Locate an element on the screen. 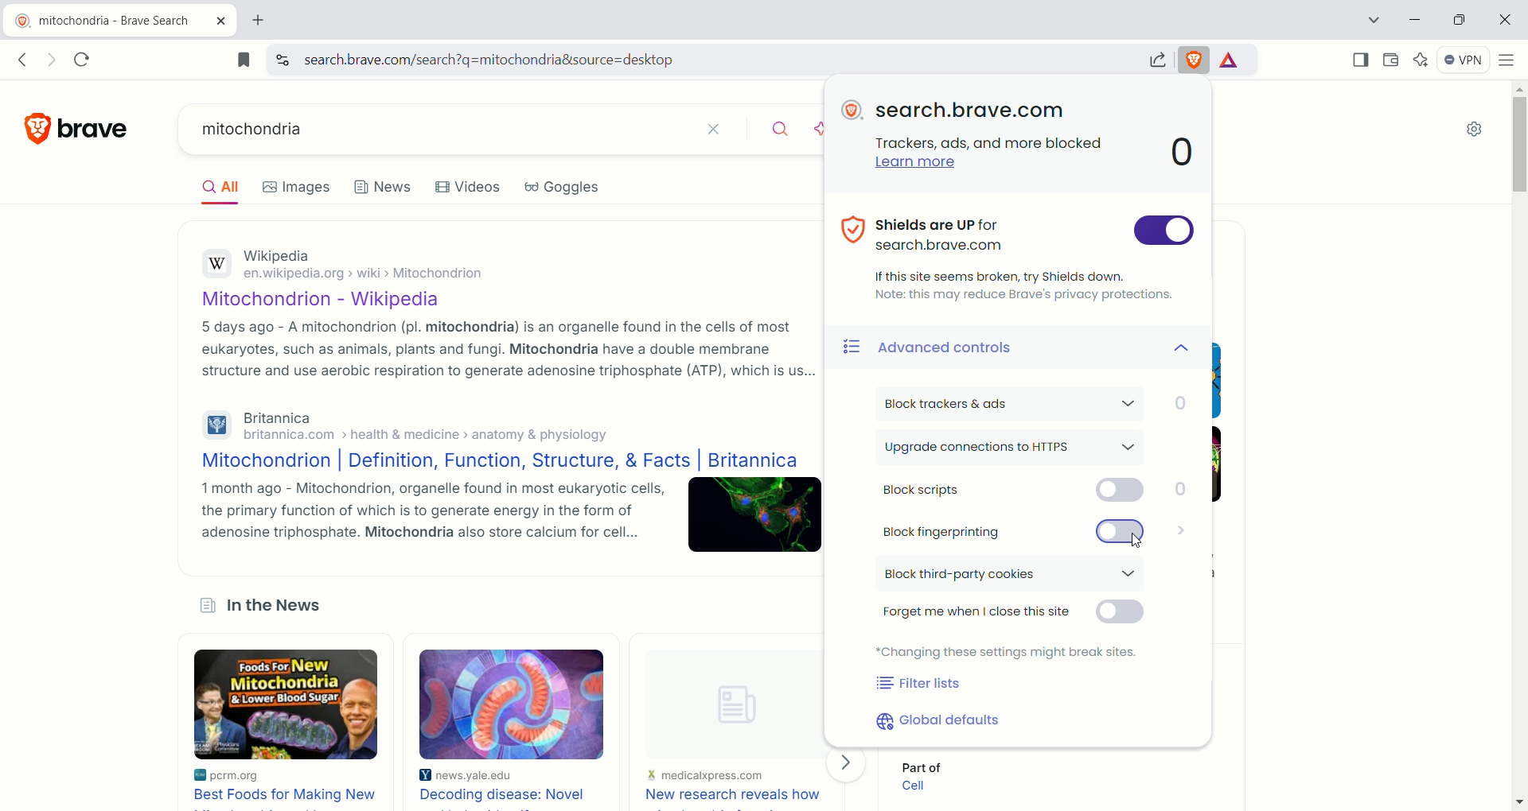  news.yale.edu is located at coordinates (476, 775).